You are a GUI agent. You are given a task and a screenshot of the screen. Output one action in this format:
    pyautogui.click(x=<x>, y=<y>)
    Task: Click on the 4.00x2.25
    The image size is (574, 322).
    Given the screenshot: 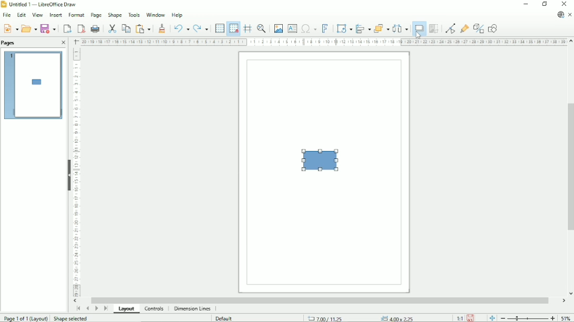 What is the action you would take?
    pyautogui.click(x=399, y=318)
    